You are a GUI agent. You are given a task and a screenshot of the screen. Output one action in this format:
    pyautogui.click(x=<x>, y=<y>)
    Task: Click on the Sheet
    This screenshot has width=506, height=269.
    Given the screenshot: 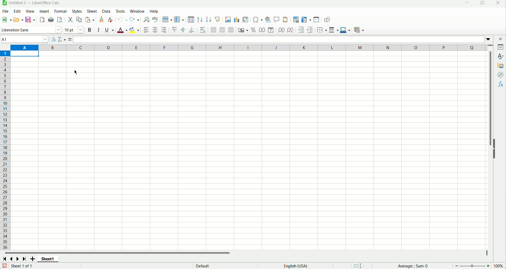 What is the action you would take?
    pyautogui.click(x=92, y=11)
    